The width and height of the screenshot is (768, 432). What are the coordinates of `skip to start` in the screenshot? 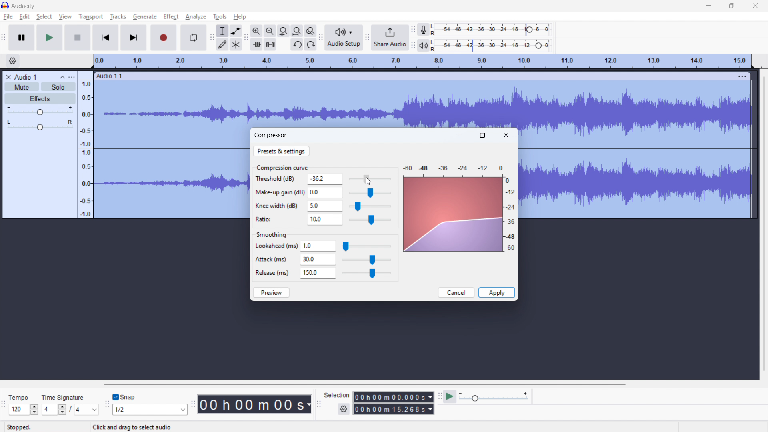 It's located at (106, 38).